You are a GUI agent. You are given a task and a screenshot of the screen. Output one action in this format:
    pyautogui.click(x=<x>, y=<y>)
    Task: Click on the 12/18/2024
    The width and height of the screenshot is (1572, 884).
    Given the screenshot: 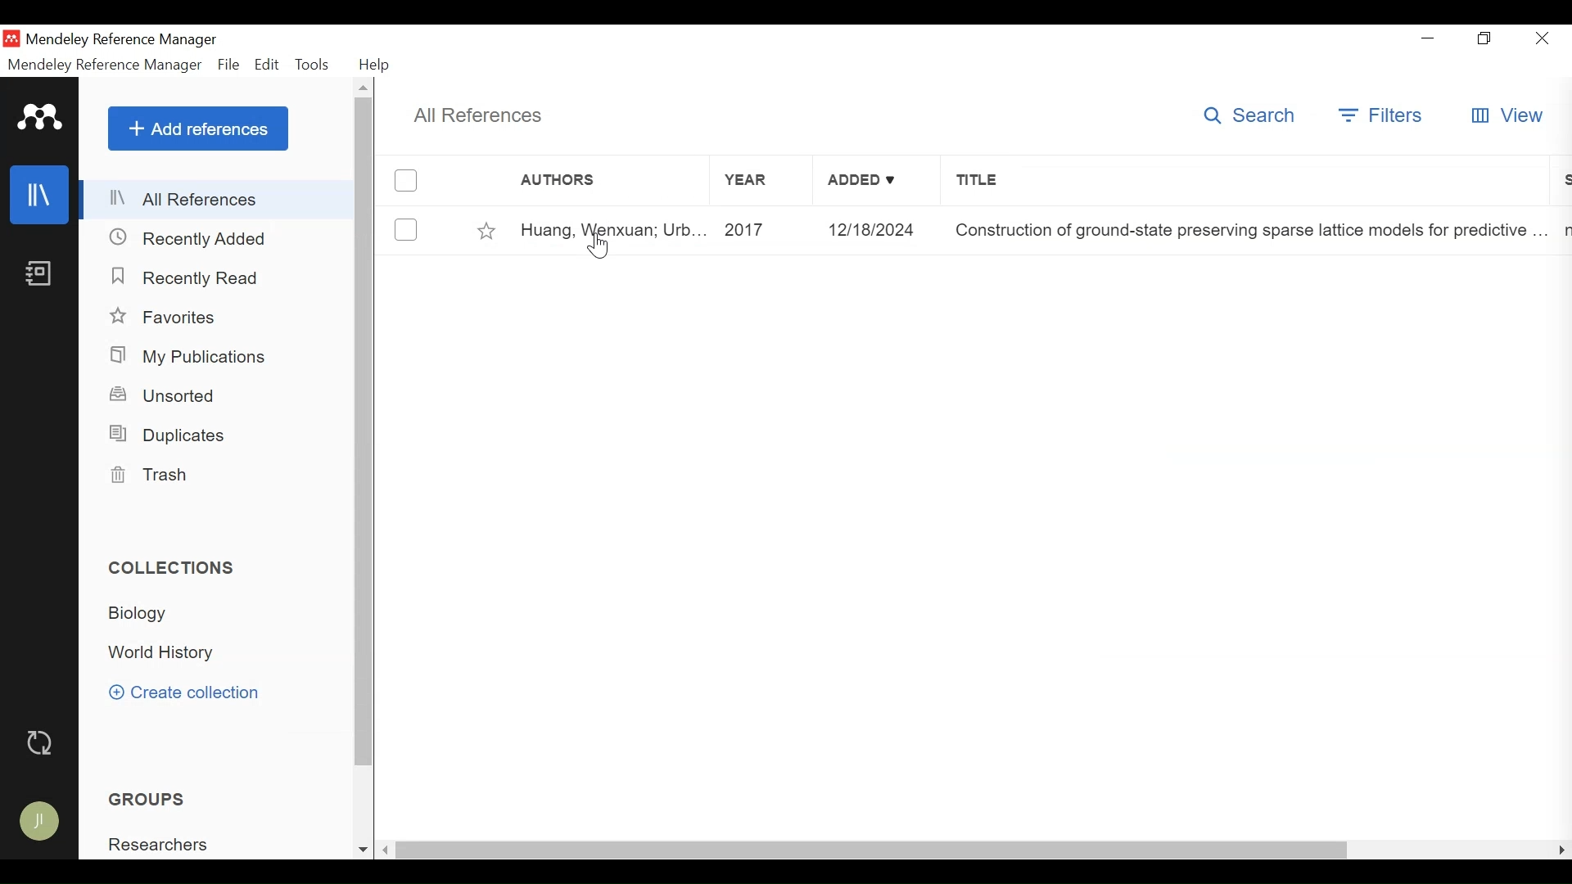 What is the action you would take?
    pyautogui.click(x=879, y=231)
    